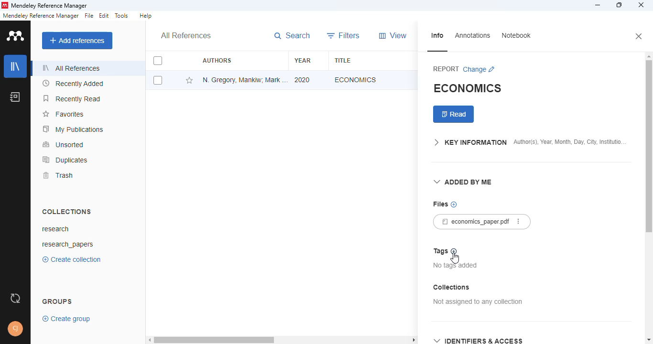 The image size is (653, 344). I want to click on key information author(s), year, month, day, city, institution, so click(530, 143).